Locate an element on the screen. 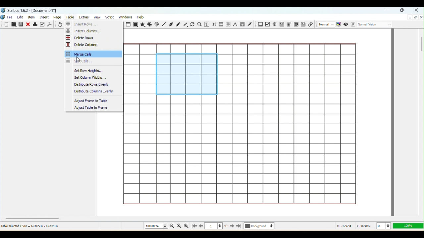 This screenshot has height=238, width=424. Edit is located at coordinates (20, 17).